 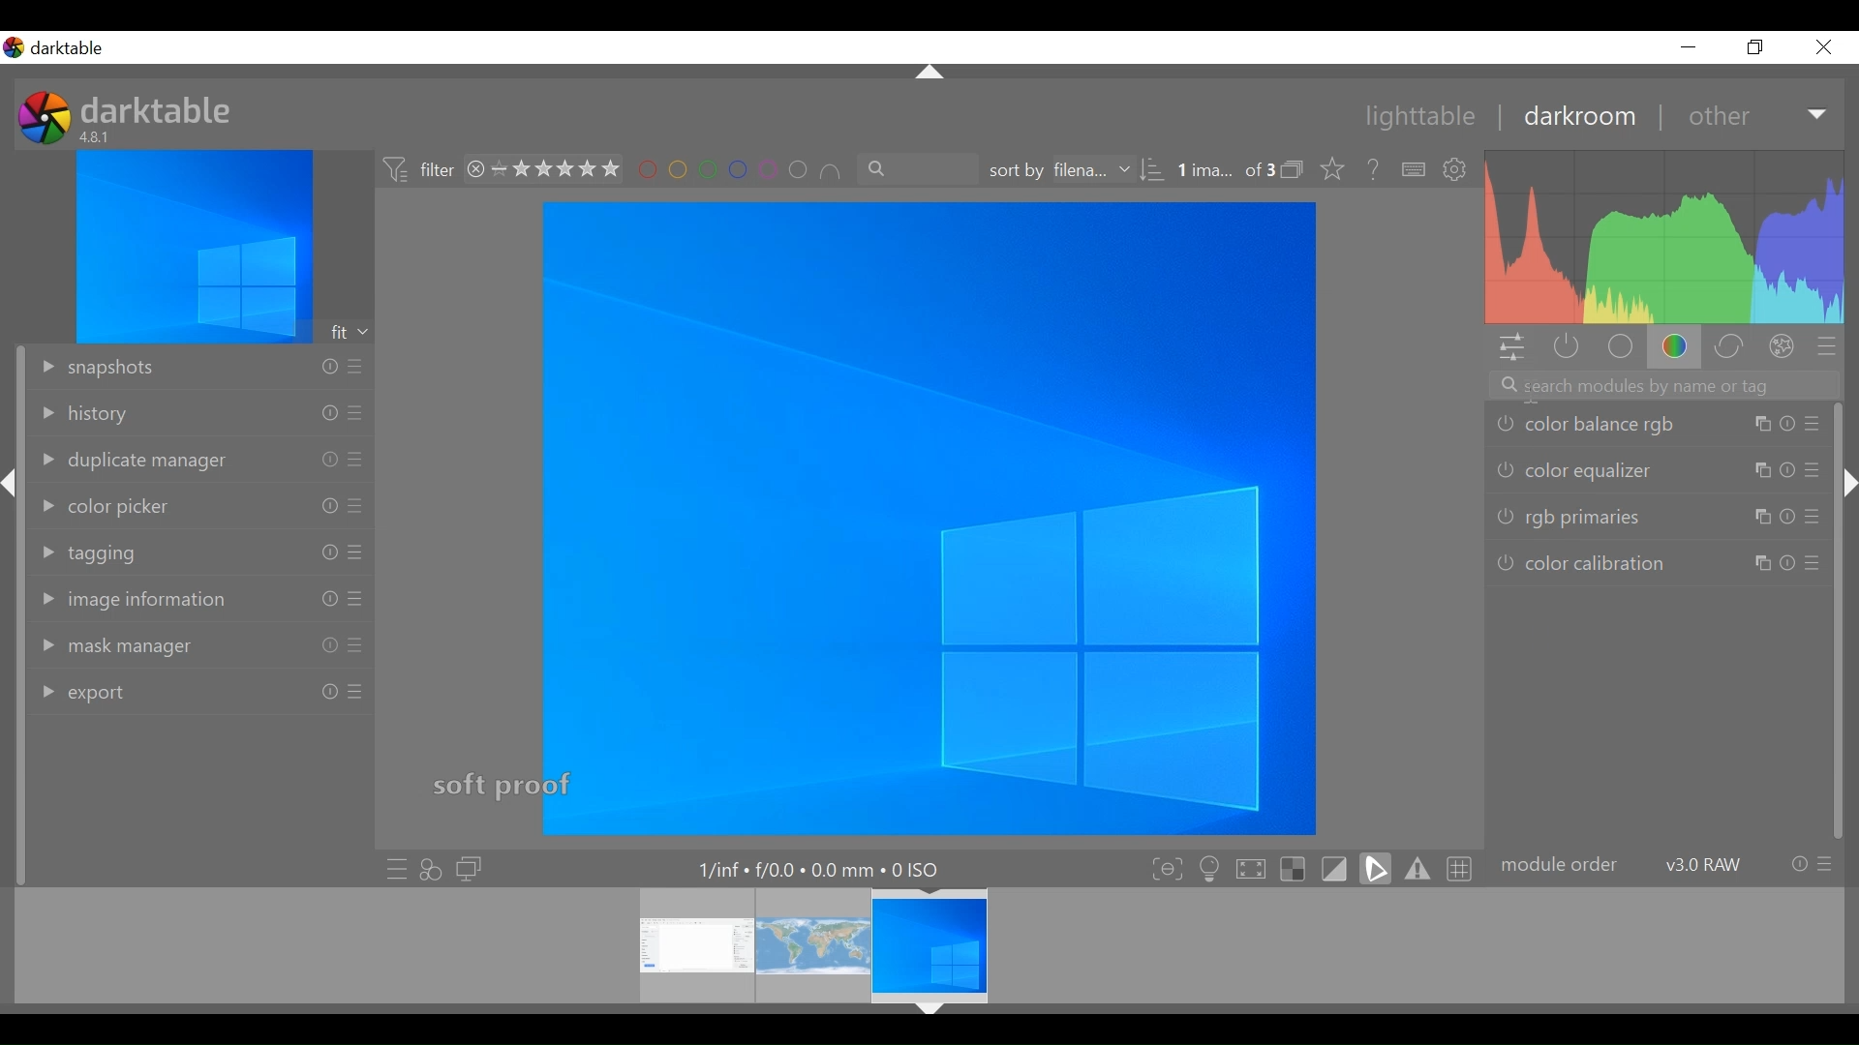 I want to click on help, so click(x=1367, y=170).